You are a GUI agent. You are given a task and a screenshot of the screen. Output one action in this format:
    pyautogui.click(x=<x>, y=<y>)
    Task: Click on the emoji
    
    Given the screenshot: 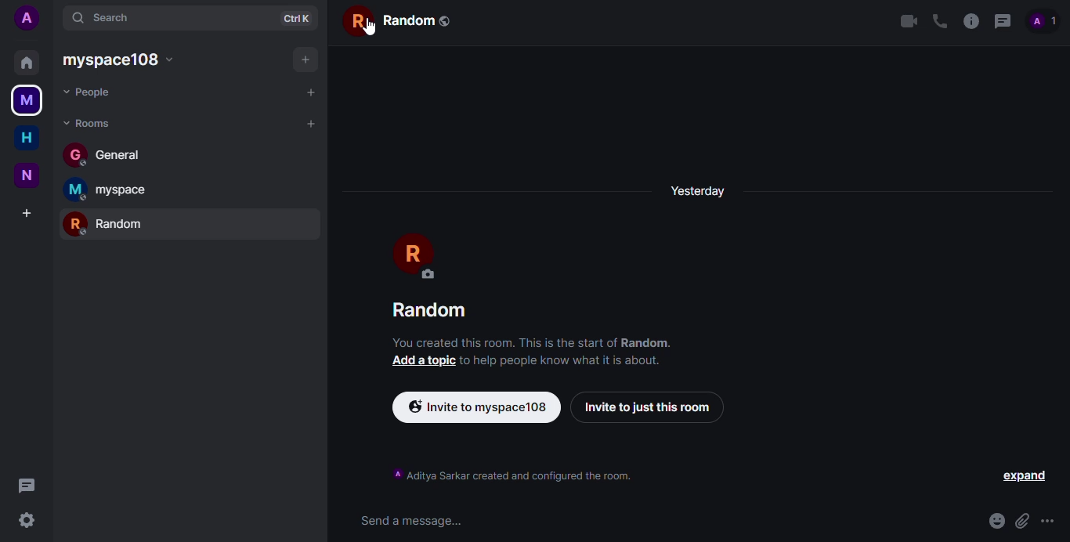 What is the action you would take?
    pyautogui.click(x=990, y=517)
    